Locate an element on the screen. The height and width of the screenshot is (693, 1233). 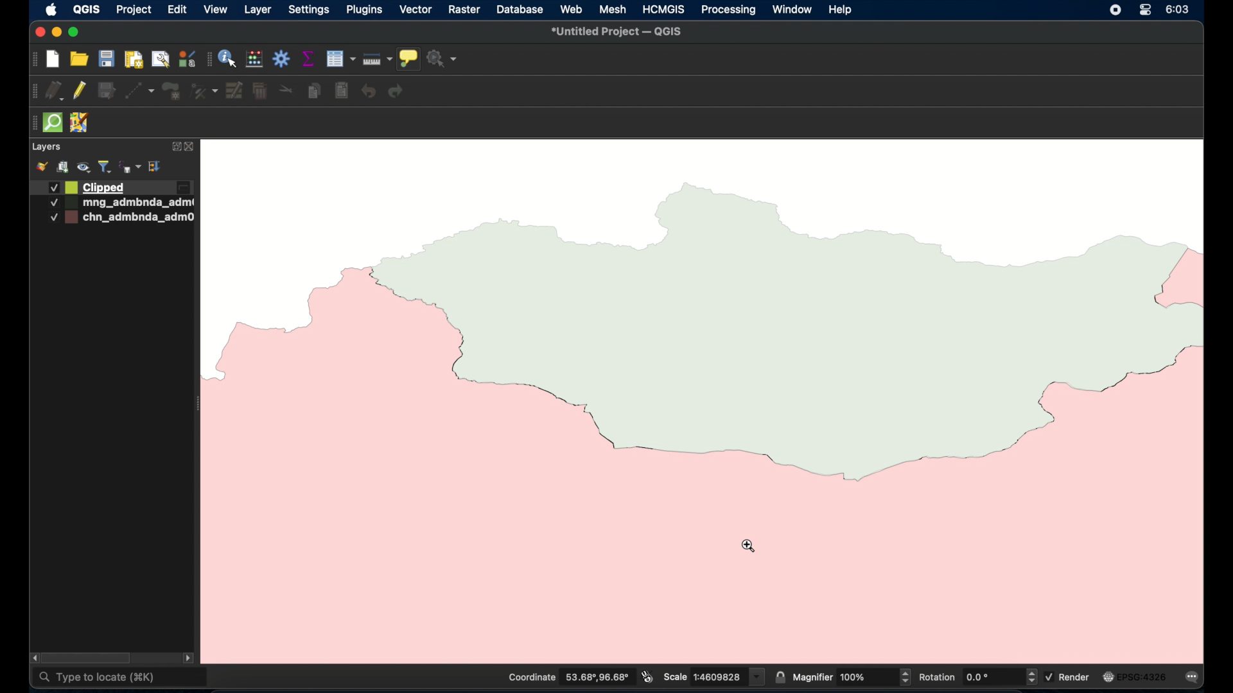
scale is located at coordinates (714, 676).